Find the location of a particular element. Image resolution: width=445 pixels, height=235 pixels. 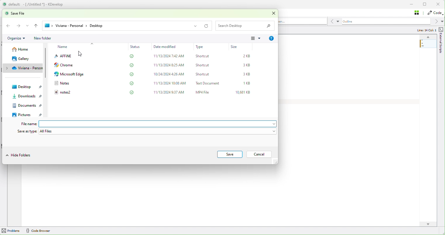

11/13/2024 10:08 AM is located at coordinates (171, 83).